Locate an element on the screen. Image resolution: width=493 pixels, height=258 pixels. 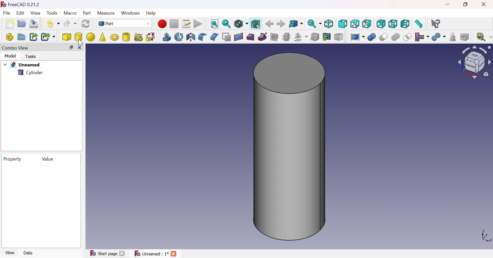
Fit all is located at coordinates (215, 23).